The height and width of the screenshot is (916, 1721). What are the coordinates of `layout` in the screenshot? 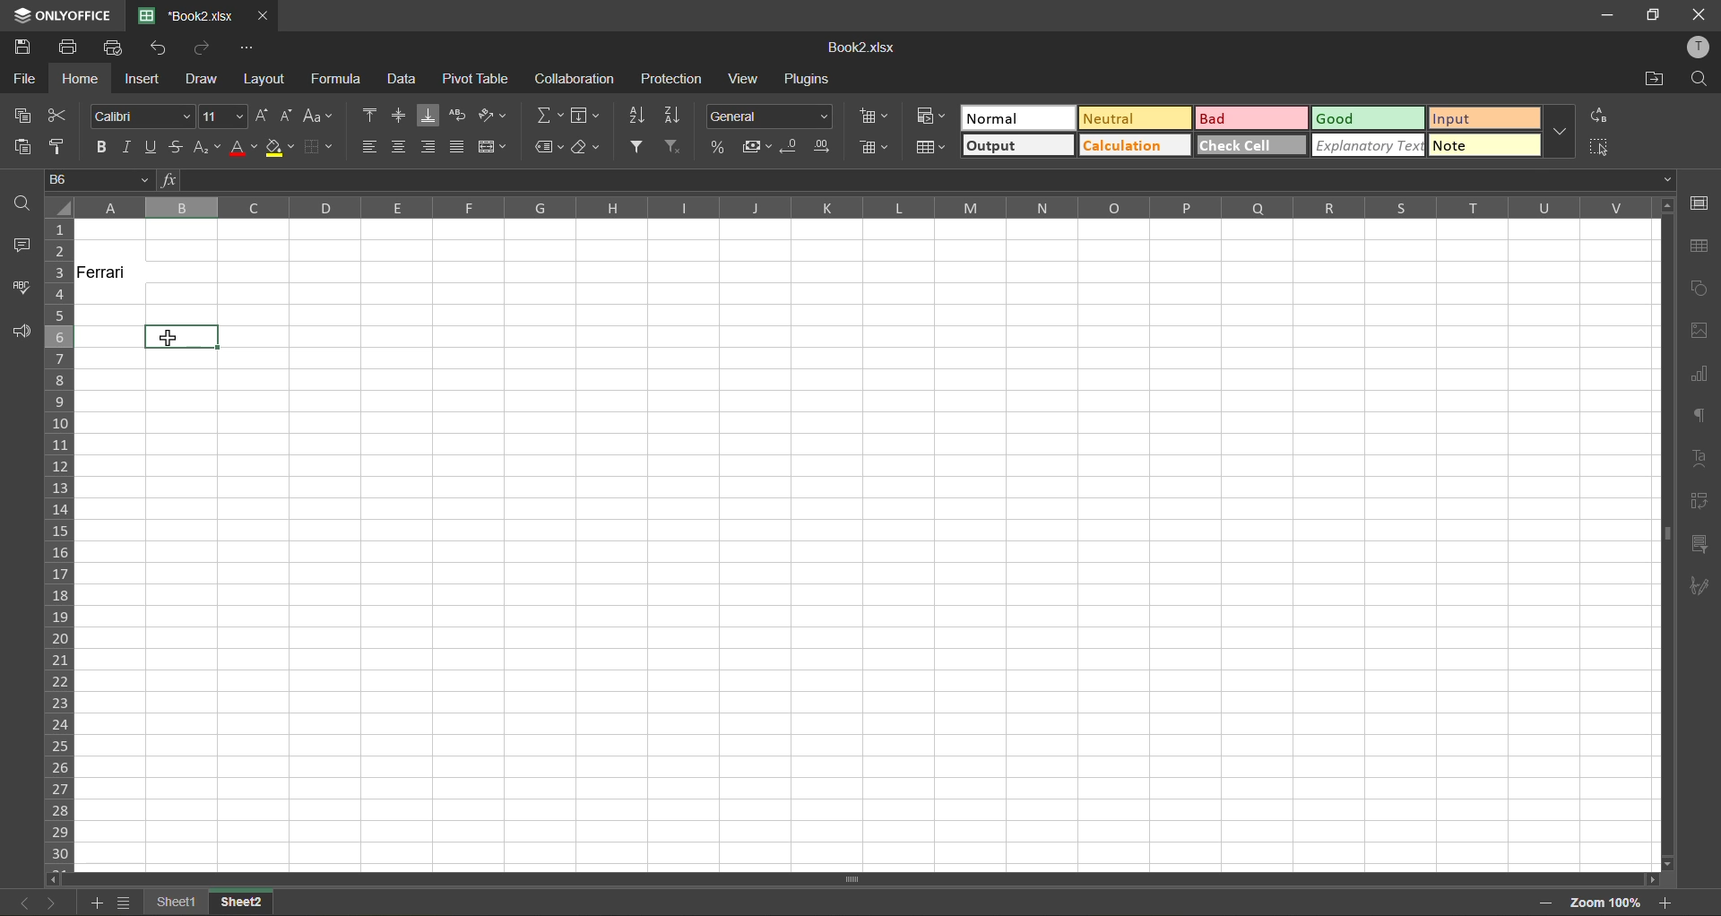 It's located at (263, 79).